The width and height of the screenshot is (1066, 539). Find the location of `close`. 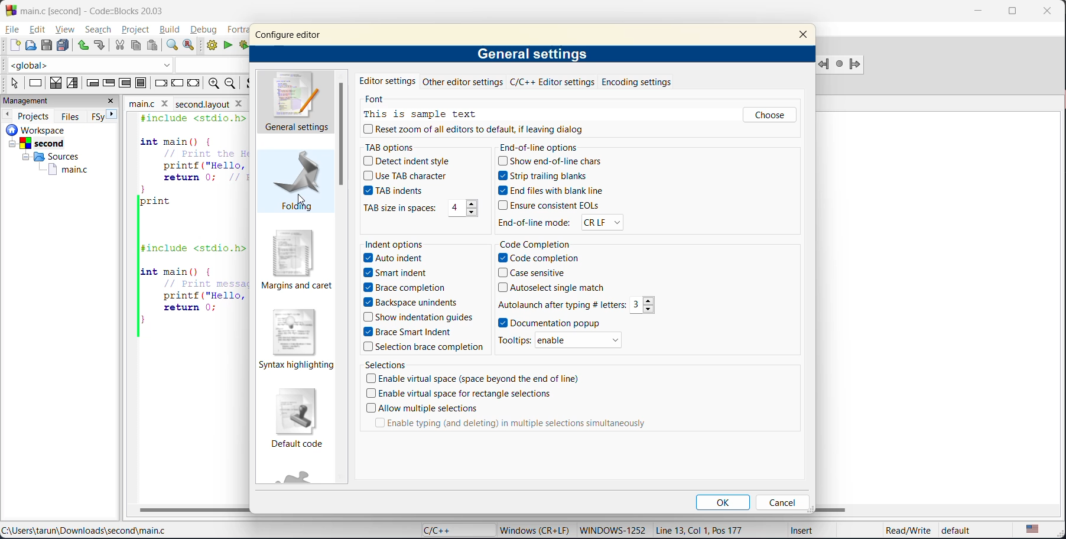

close is located at coordinates (804, 36).